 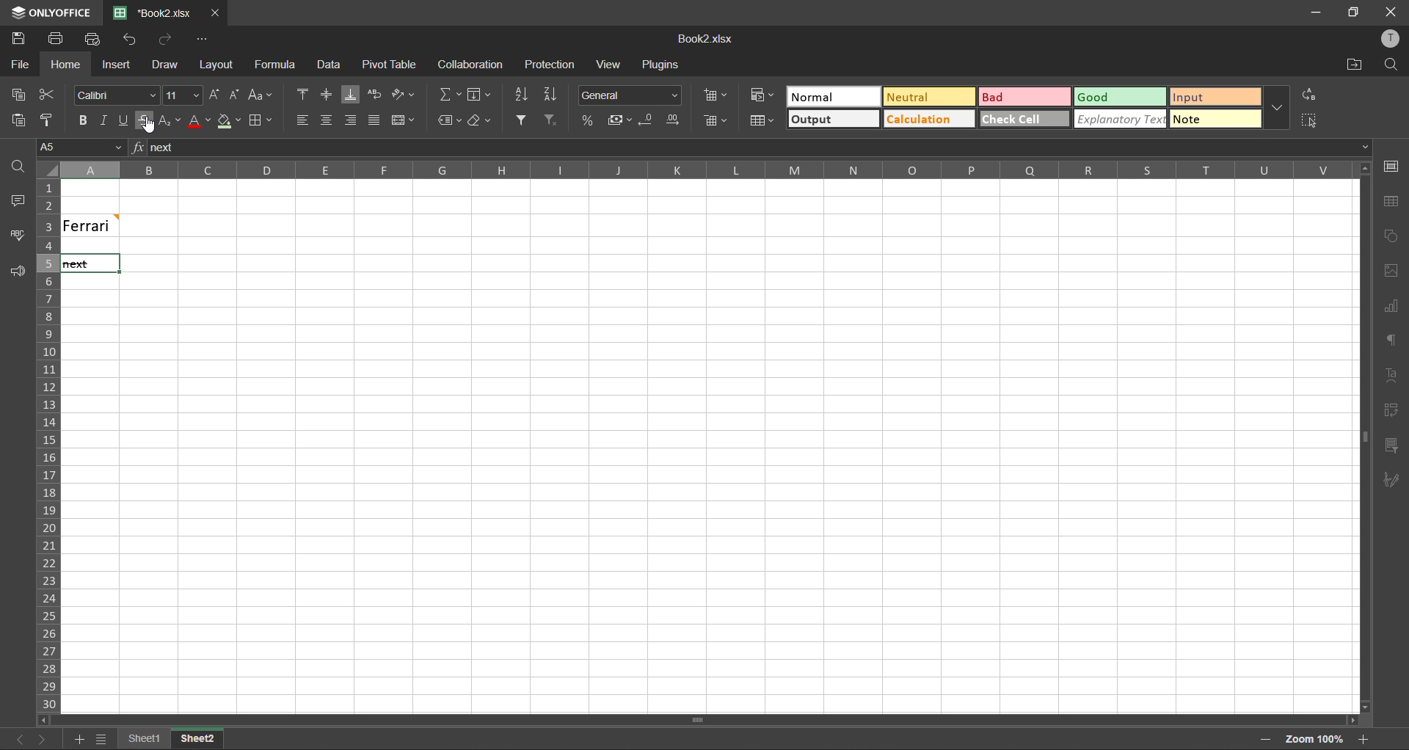 What do you see at coordinates (928, 98) in the screenshot?
I see `neutral` at bounding box center [928, 98].